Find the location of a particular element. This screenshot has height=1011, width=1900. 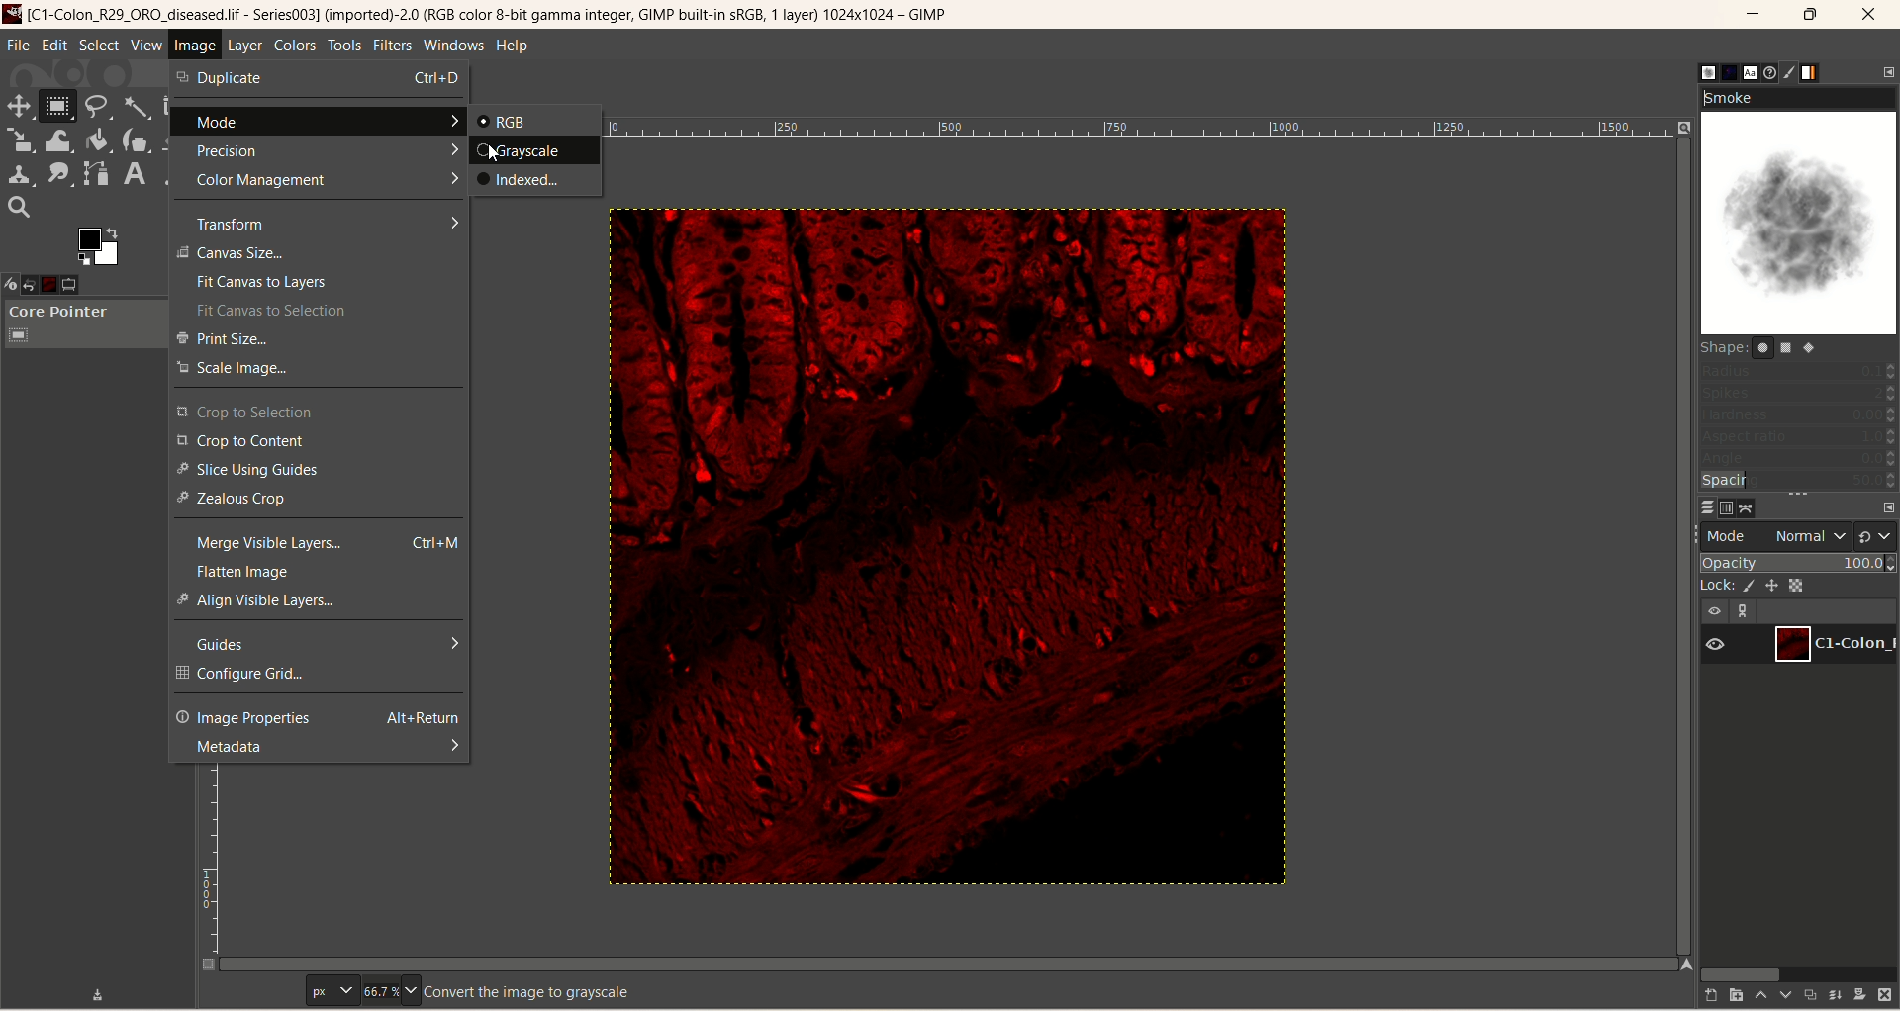

horizontal scroll bar is located at coordinates (1798, 973).